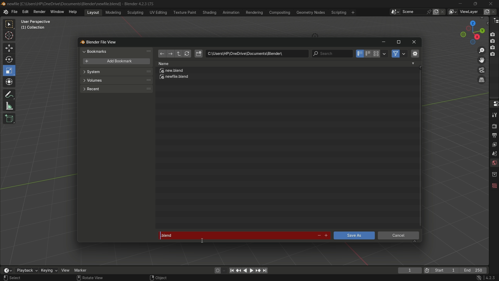 This screenshot has width=499, height=281. What do you see at coordinates (255, 12) in the screenshot?
I see `rendering menu` at bounding box center [255, 12].